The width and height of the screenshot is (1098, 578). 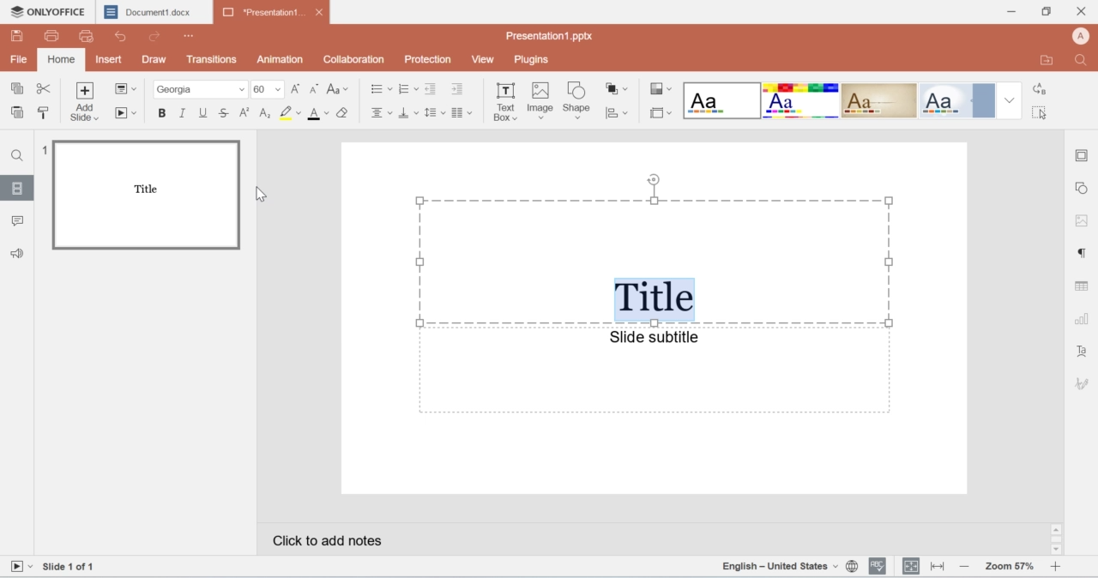 What do you see at coordinates (964, 568) in the screenshot?
I see `decrease` at bounding box center [964, 568].